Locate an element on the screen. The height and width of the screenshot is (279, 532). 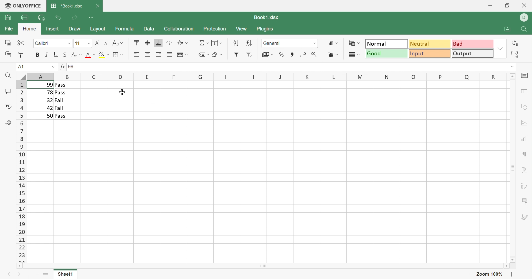
Pass is located at coordinates (60, 93).